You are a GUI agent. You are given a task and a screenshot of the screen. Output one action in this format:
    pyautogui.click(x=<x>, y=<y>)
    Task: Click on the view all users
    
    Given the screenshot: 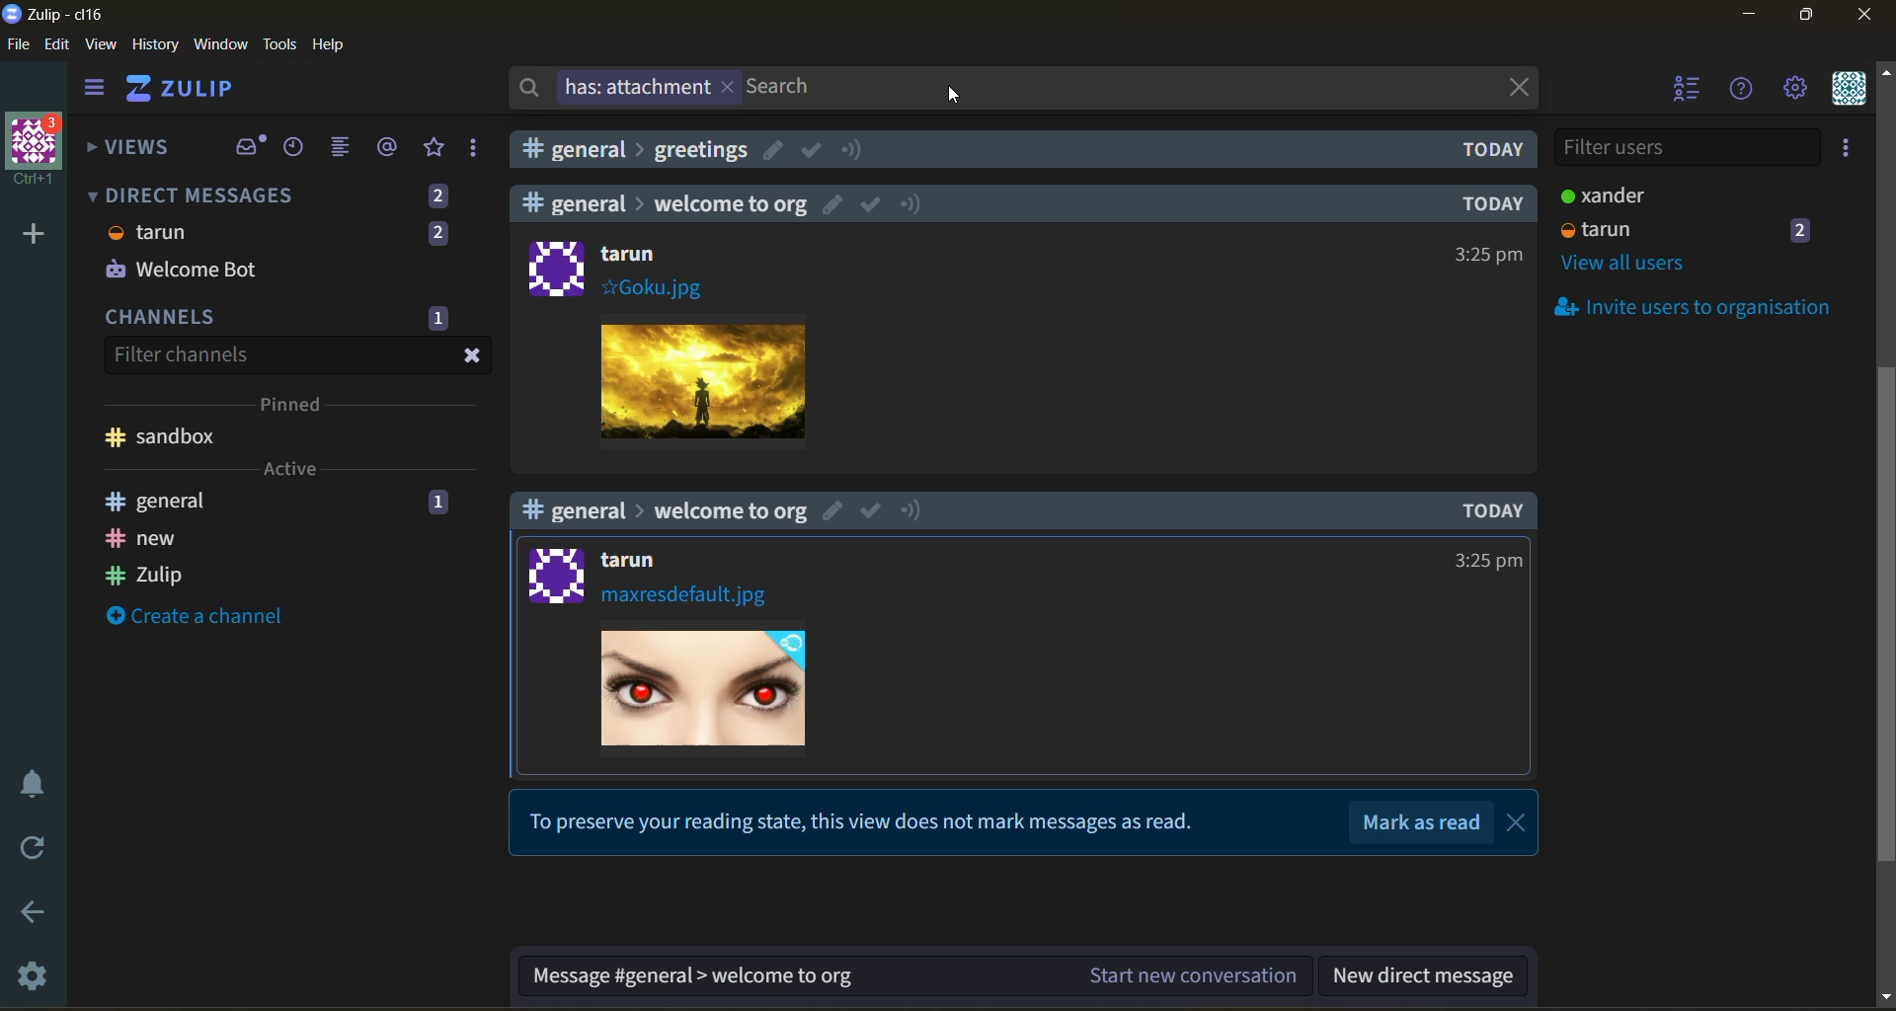 What is the action you would take?
    pyautogui.click(x=1627, y=265)
    